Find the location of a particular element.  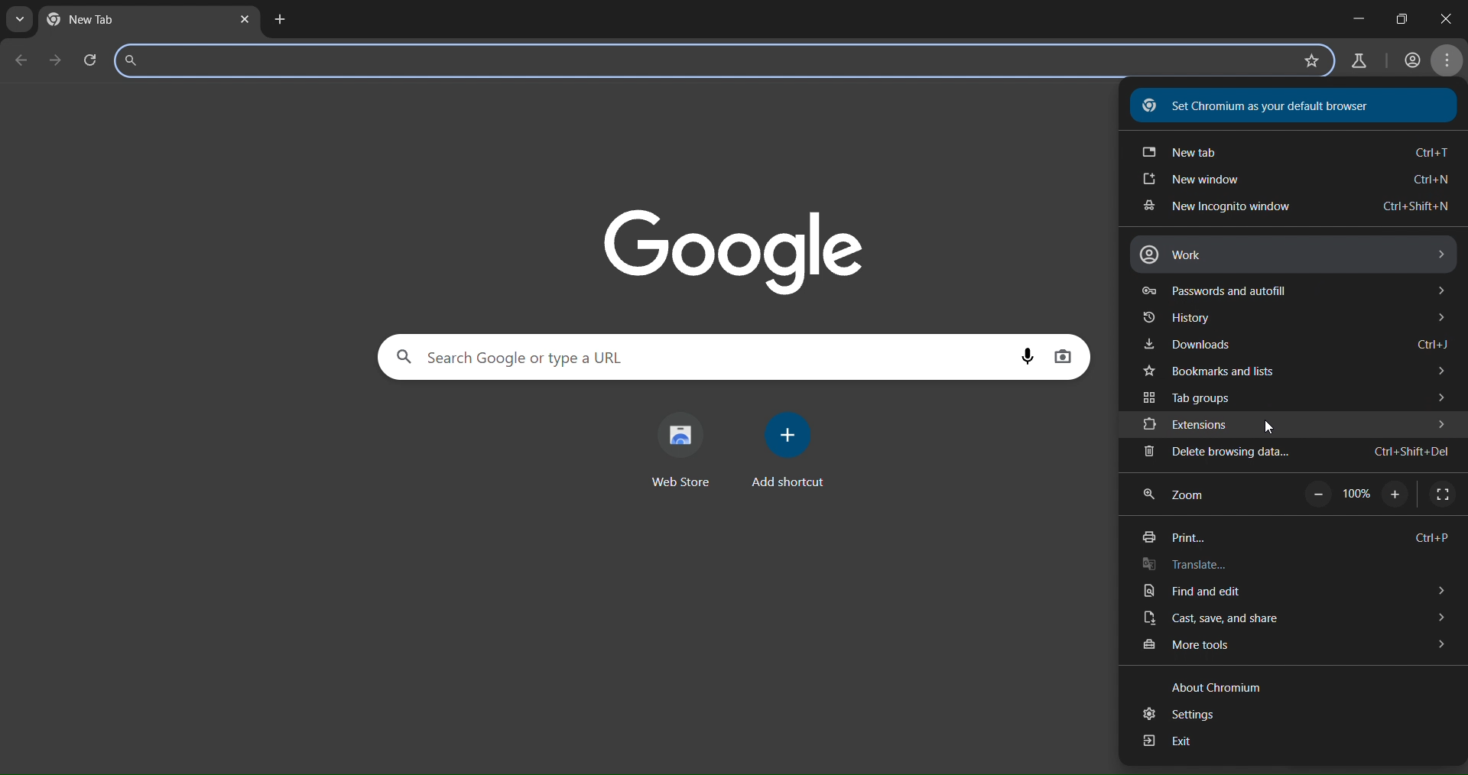

delete browsing data is located at coordinates (1294, 455).